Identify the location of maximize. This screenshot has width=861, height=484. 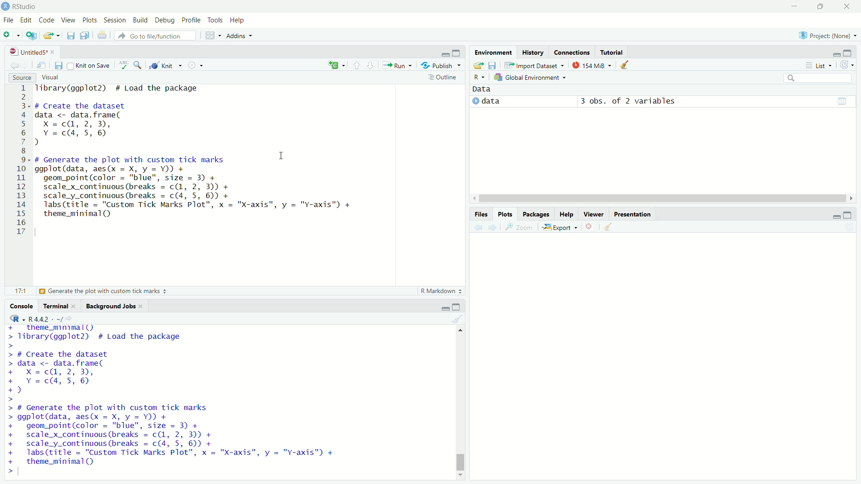
(457, 53).